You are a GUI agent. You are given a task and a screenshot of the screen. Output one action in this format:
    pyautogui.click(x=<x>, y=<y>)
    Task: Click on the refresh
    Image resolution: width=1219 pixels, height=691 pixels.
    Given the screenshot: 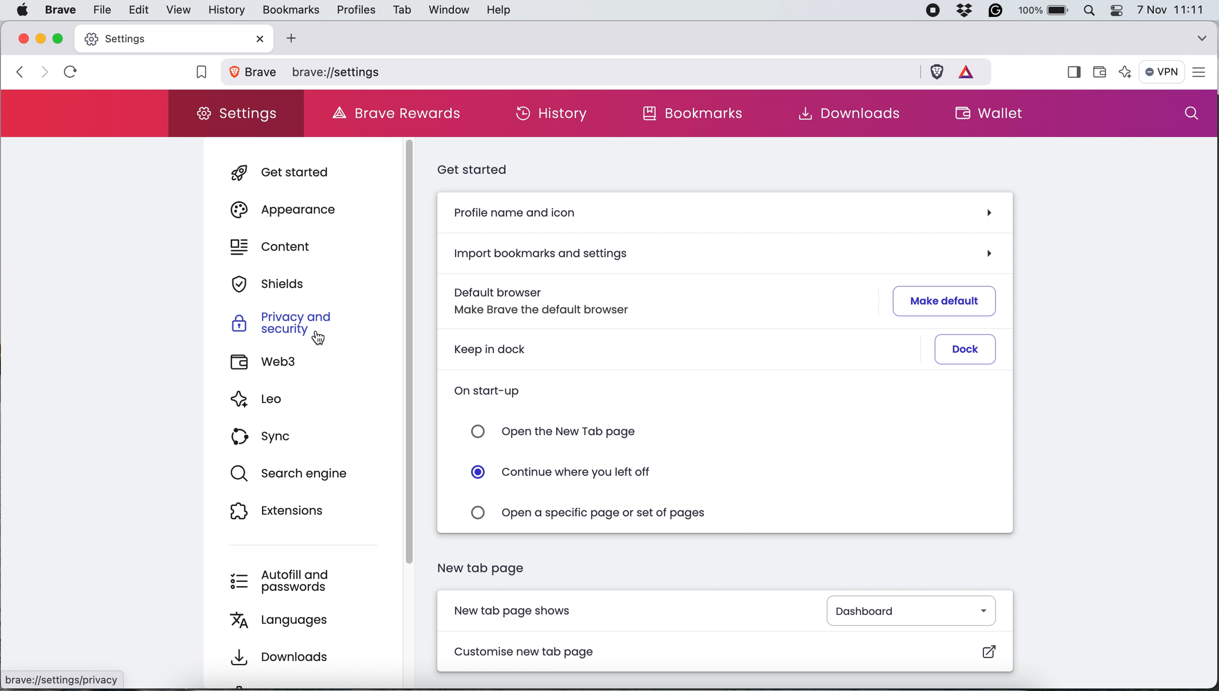 What is the action you would take?
    pyautogui.click(x=71, y=72)
    